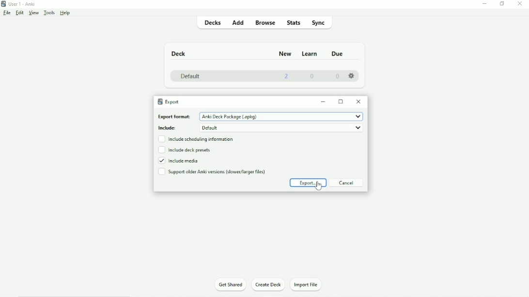  Describe the element at coordinates (308, 183) in the screenshot. I see `Export` at that location.